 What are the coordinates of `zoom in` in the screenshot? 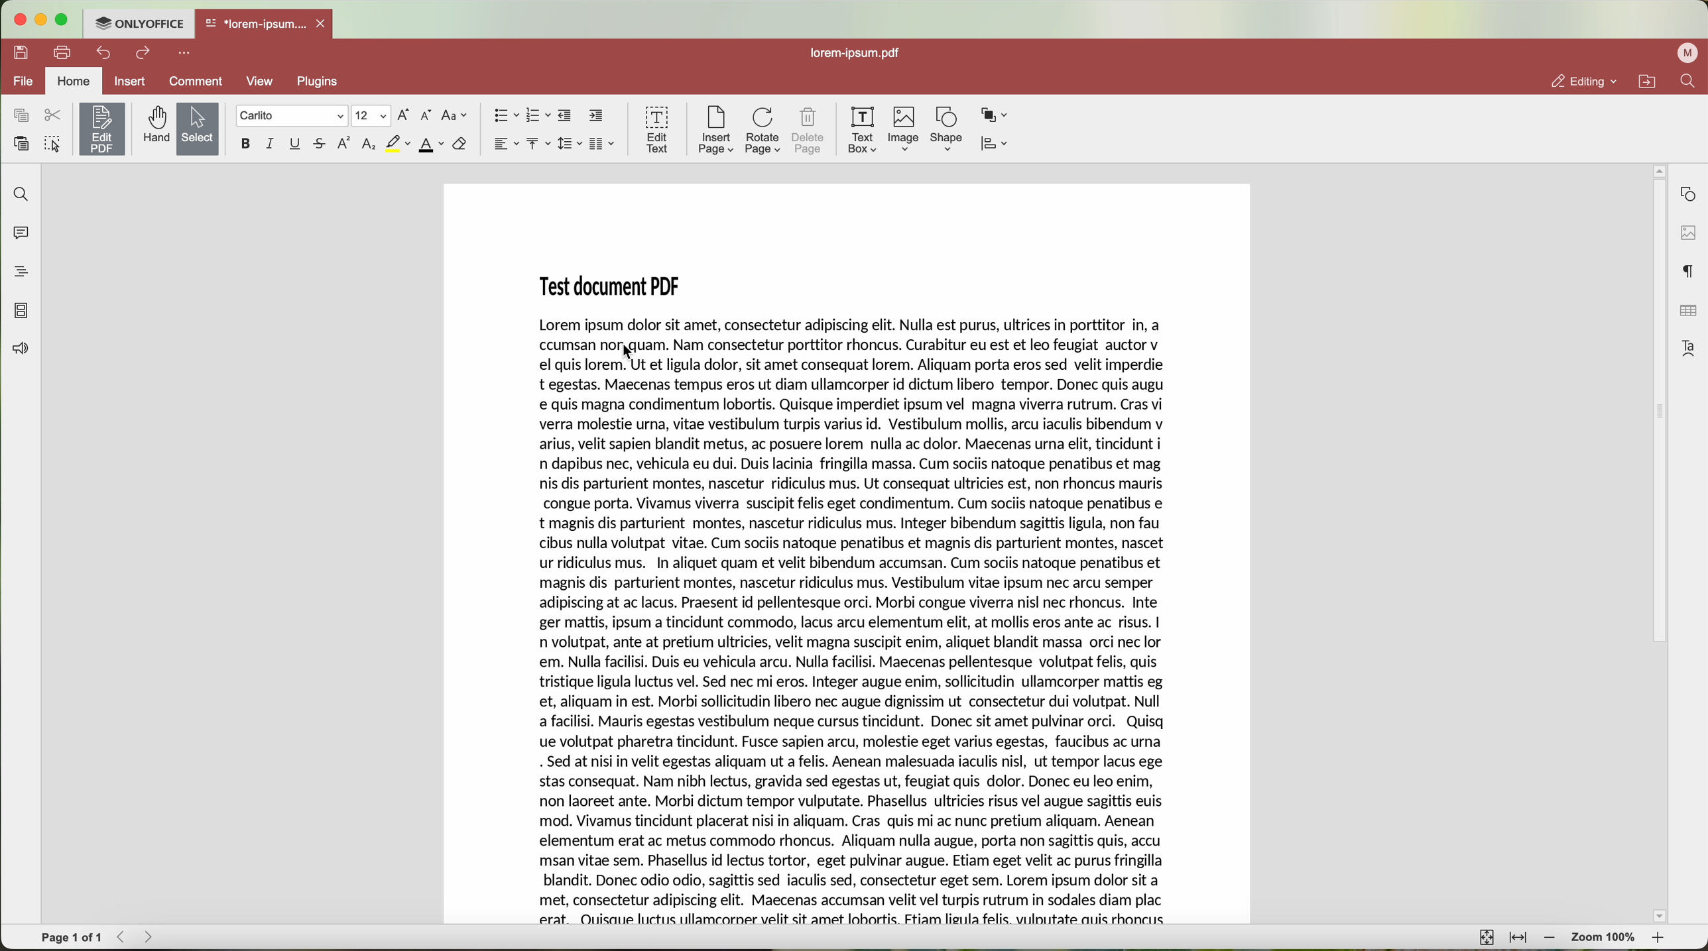 It's located at (1661, 939).